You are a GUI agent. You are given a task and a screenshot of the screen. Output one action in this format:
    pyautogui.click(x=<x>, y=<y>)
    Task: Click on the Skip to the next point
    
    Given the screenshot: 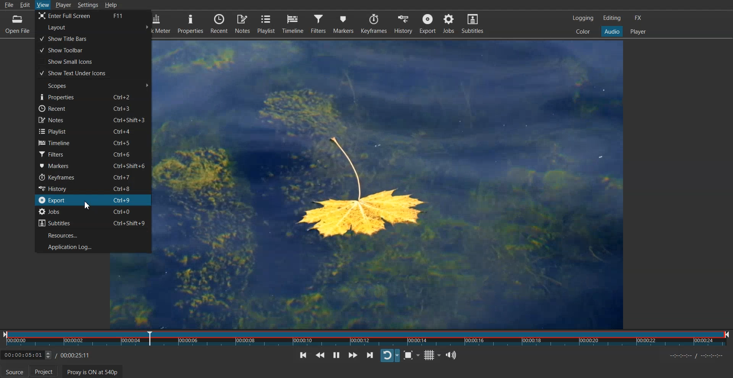 What is the action you would take?
    pyautogui.click(x=370, y=355)
    